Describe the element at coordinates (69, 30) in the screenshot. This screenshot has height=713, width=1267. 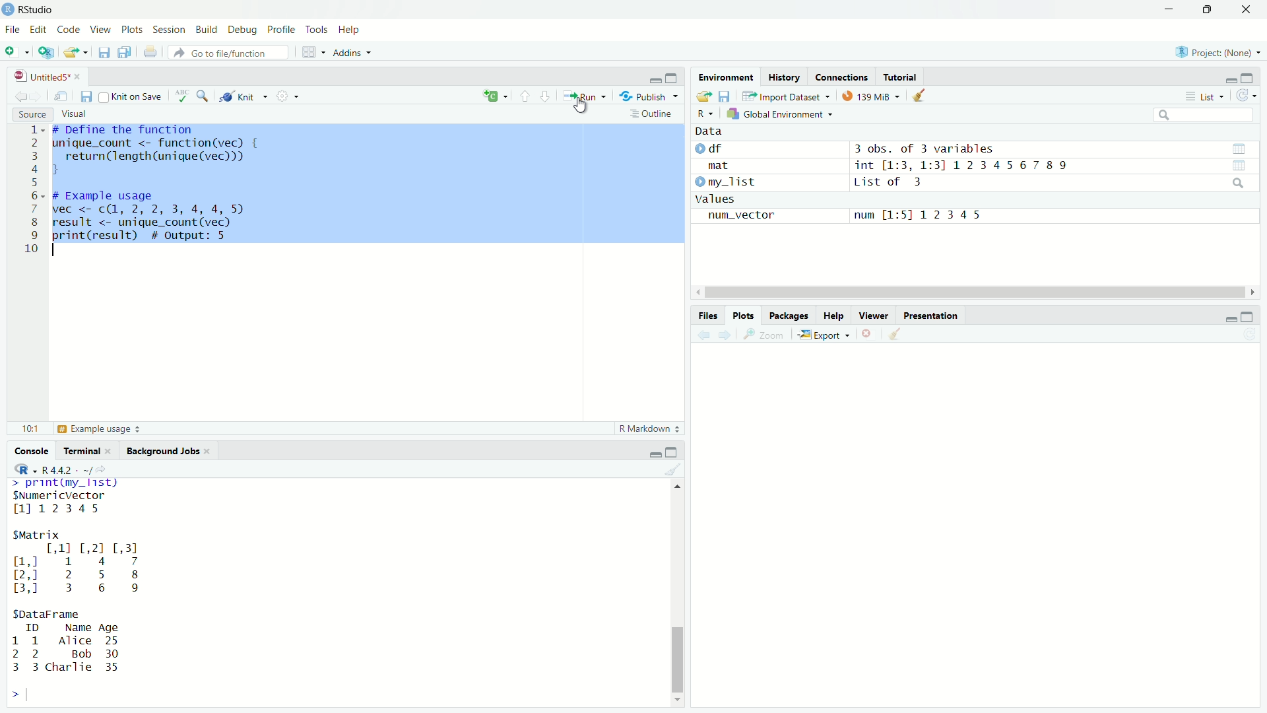
I see `Code` at that location.